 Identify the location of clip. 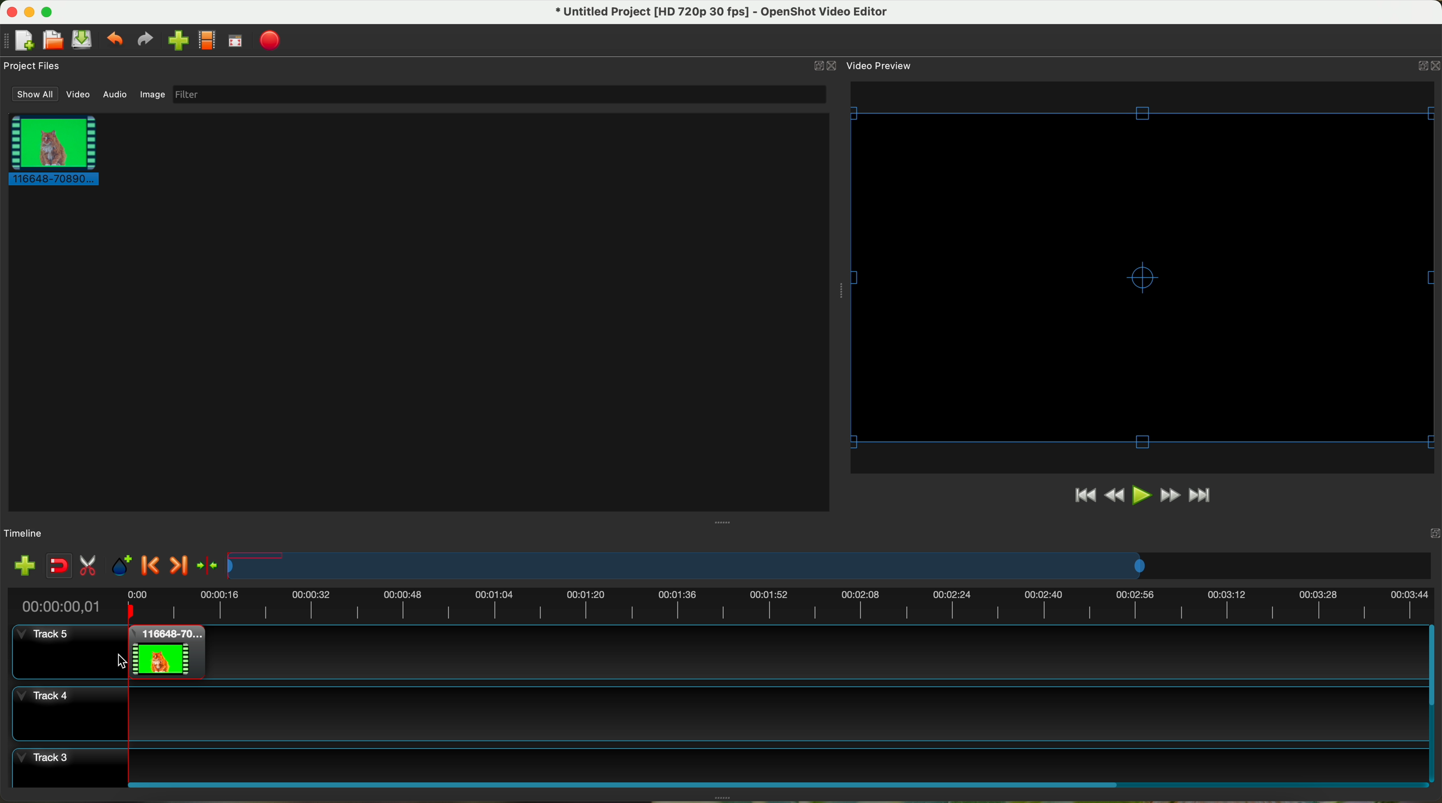
(50, 149).